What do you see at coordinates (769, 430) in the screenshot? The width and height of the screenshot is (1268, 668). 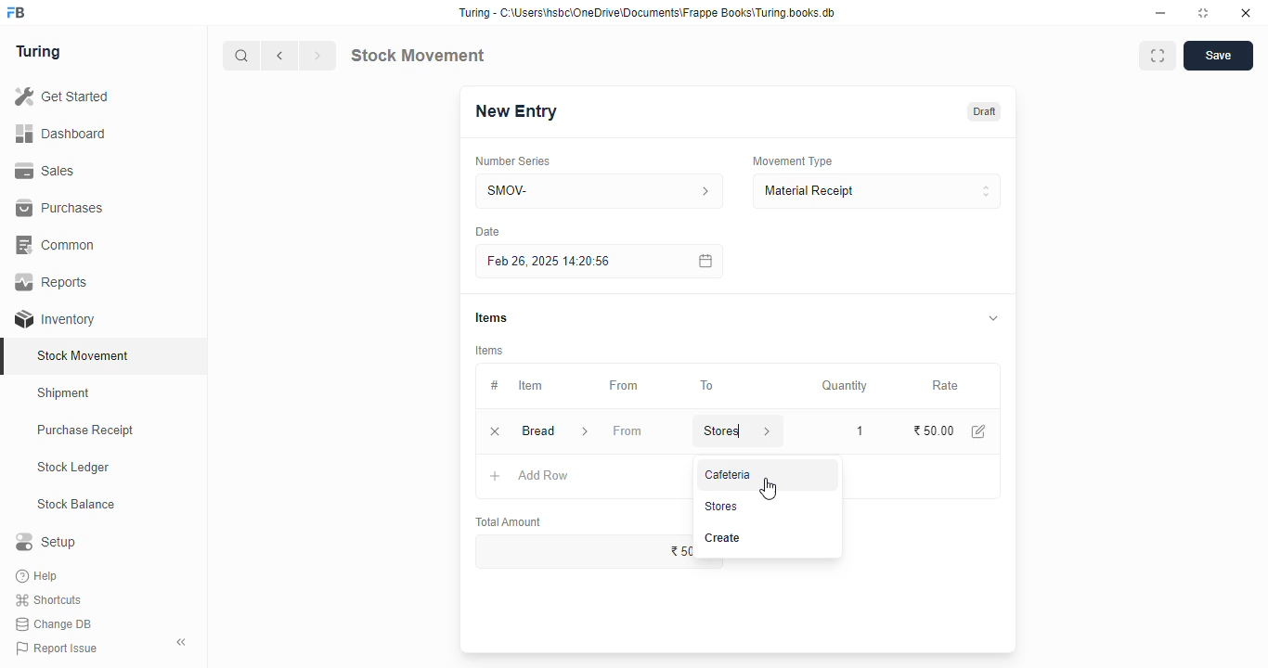 I see `store information` at bounding box center [769, 430].